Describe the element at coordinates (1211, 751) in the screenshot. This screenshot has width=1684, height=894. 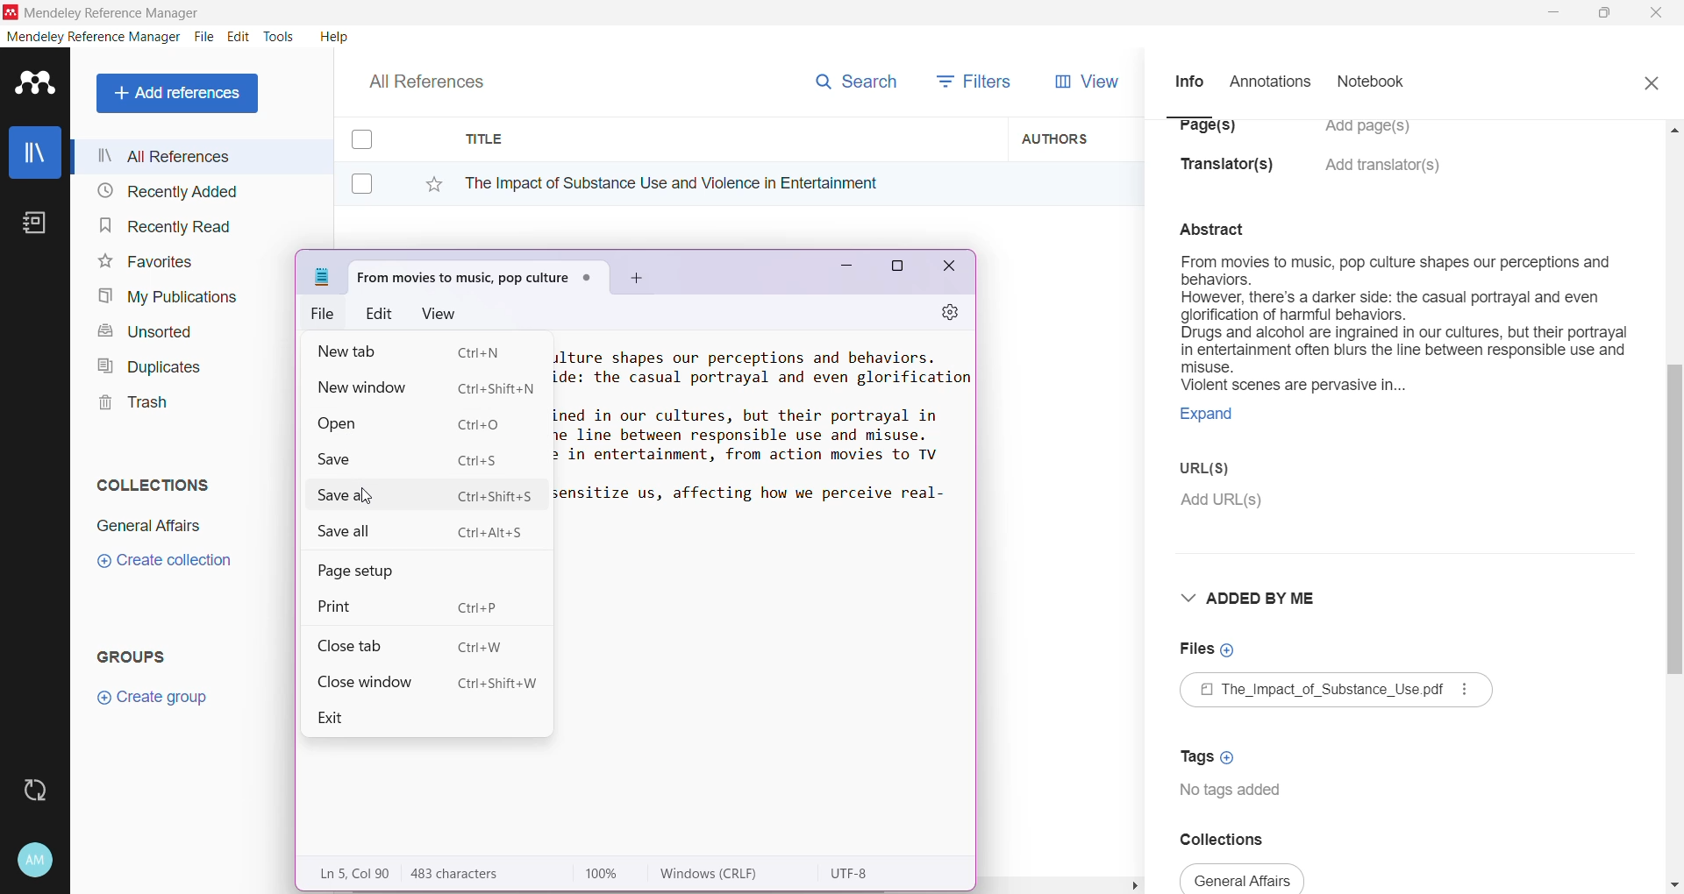
I see `Click to Add Tags` at that location.